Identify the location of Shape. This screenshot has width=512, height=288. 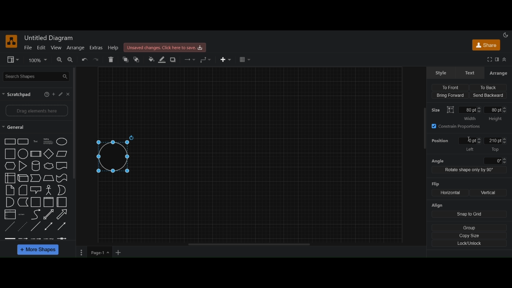
(10, 178).